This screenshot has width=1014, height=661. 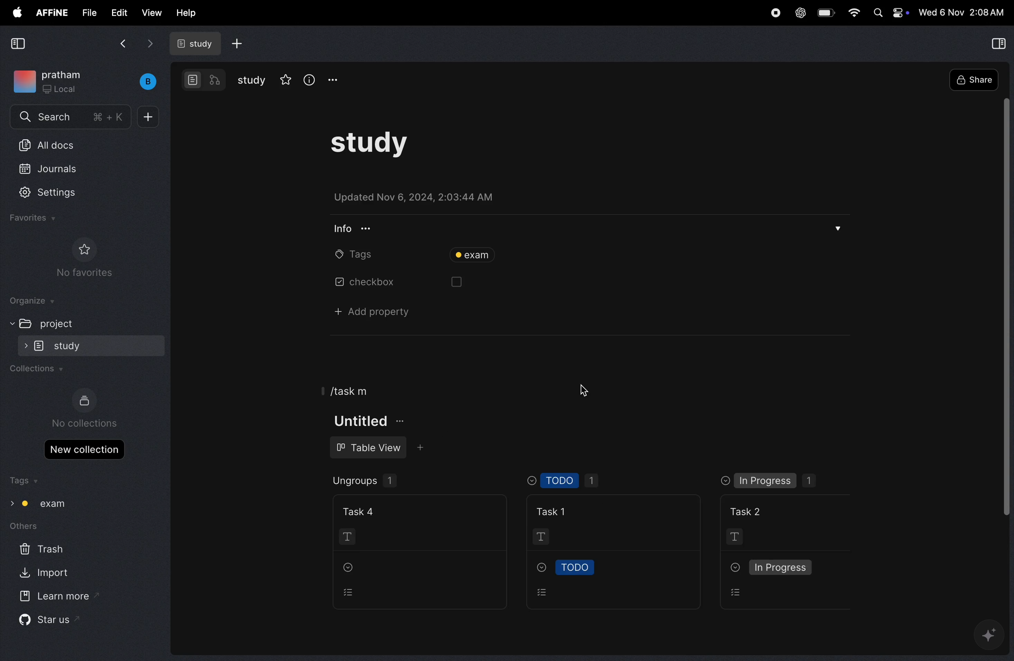 What do you see at coordinates (349, 229) in the screenshot?
I see `info` at bounding box center [349, 229].